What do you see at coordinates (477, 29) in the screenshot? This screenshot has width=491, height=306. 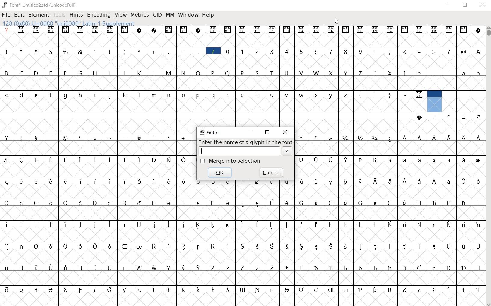 I see `Symbol` at bounding box center [477, 29].